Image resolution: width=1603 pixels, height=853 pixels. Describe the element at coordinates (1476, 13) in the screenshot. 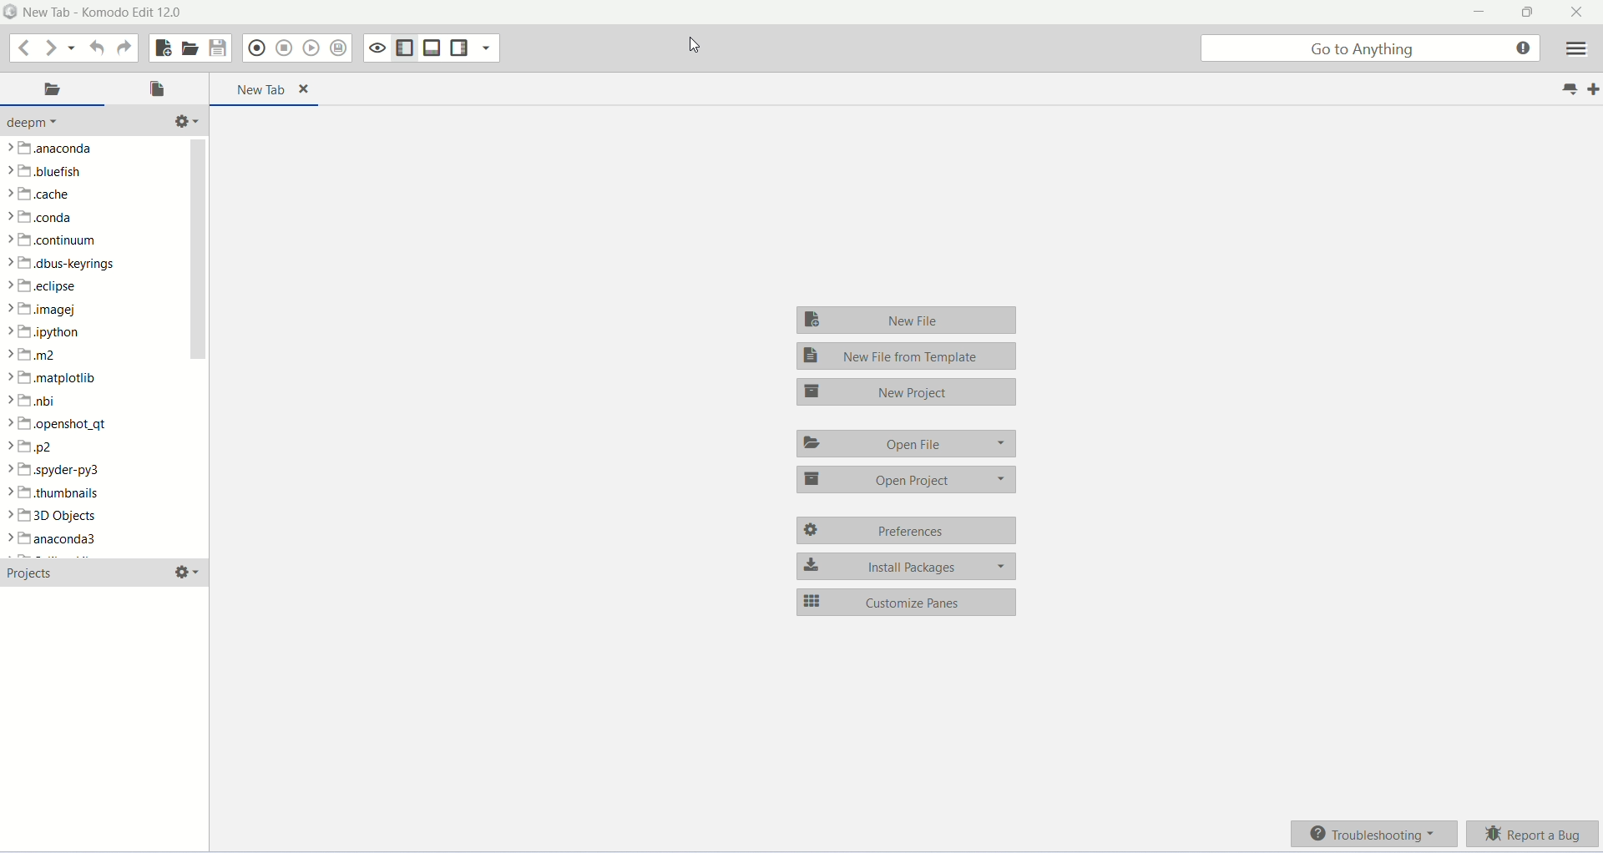

I see `minimize` at that location.